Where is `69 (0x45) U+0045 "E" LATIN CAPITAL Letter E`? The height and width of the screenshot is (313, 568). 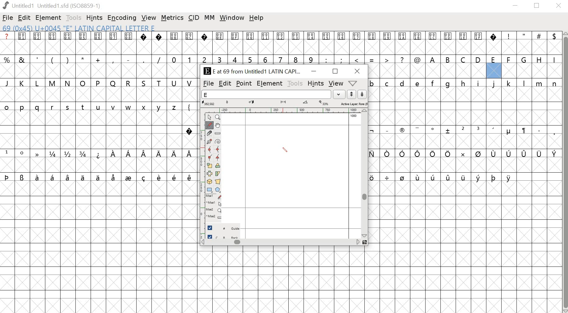
69 (0x45) U+0045 "E" LATIN CAPITAL Letter E is located at coordinates (80, 29).